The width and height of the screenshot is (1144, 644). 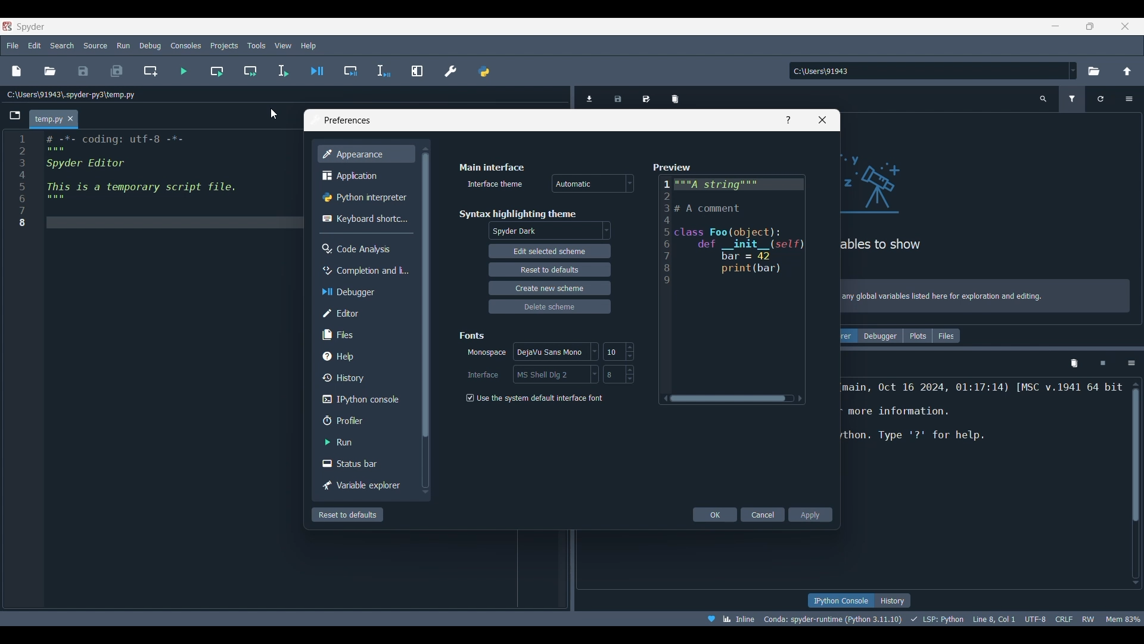 What do you see at coordinates (359, 248) in the screenshot?
I see `code analysis` at bounding box center [359, 248].